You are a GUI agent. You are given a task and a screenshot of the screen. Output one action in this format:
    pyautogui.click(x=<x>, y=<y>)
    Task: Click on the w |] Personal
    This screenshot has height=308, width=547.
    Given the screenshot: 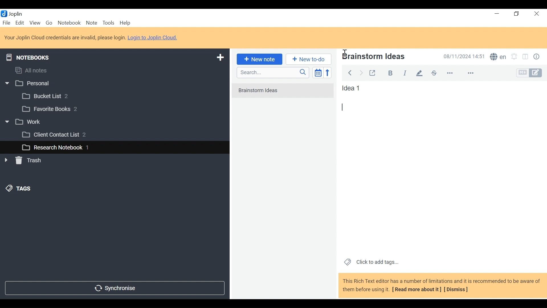 What is the action you would take?
    pyautogui.click(x=30, y=84)
    